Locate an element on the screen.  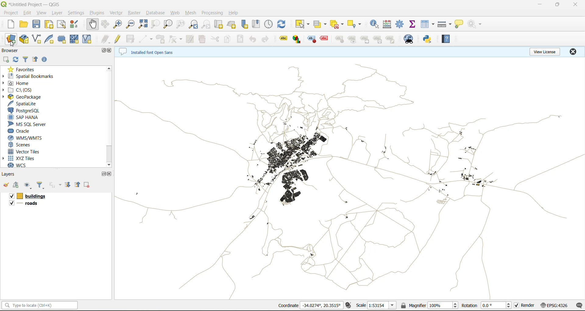
xyz tiles is located at coordinates (22, 158).